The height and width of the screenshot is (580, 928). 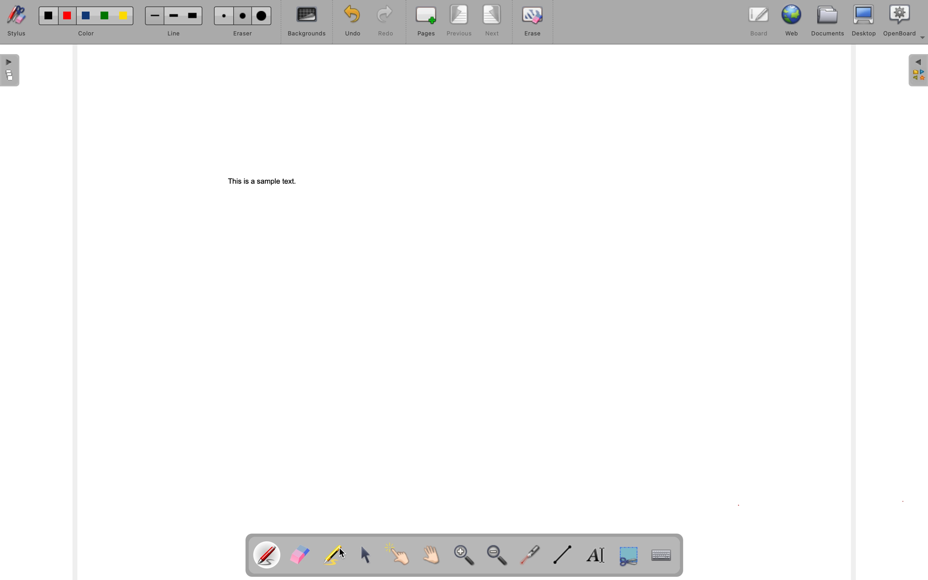 I want to click on The flatplan (left panel), so click(x=10, y=71).